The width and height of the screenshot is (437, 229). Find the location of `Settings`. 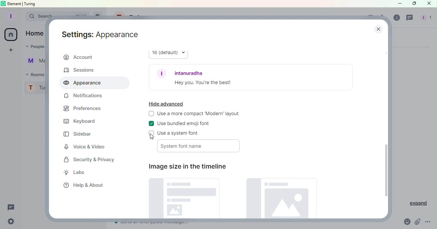

Settings is located at coordinates (11, 221).